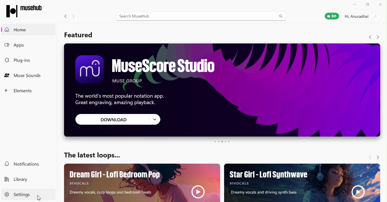 Image resolution: width=387 pixels, height=202 pixels. What do you see at coordinates (379, 155) in the screenshot?
I see `Navigate forward` at bounding box center [379, 155].